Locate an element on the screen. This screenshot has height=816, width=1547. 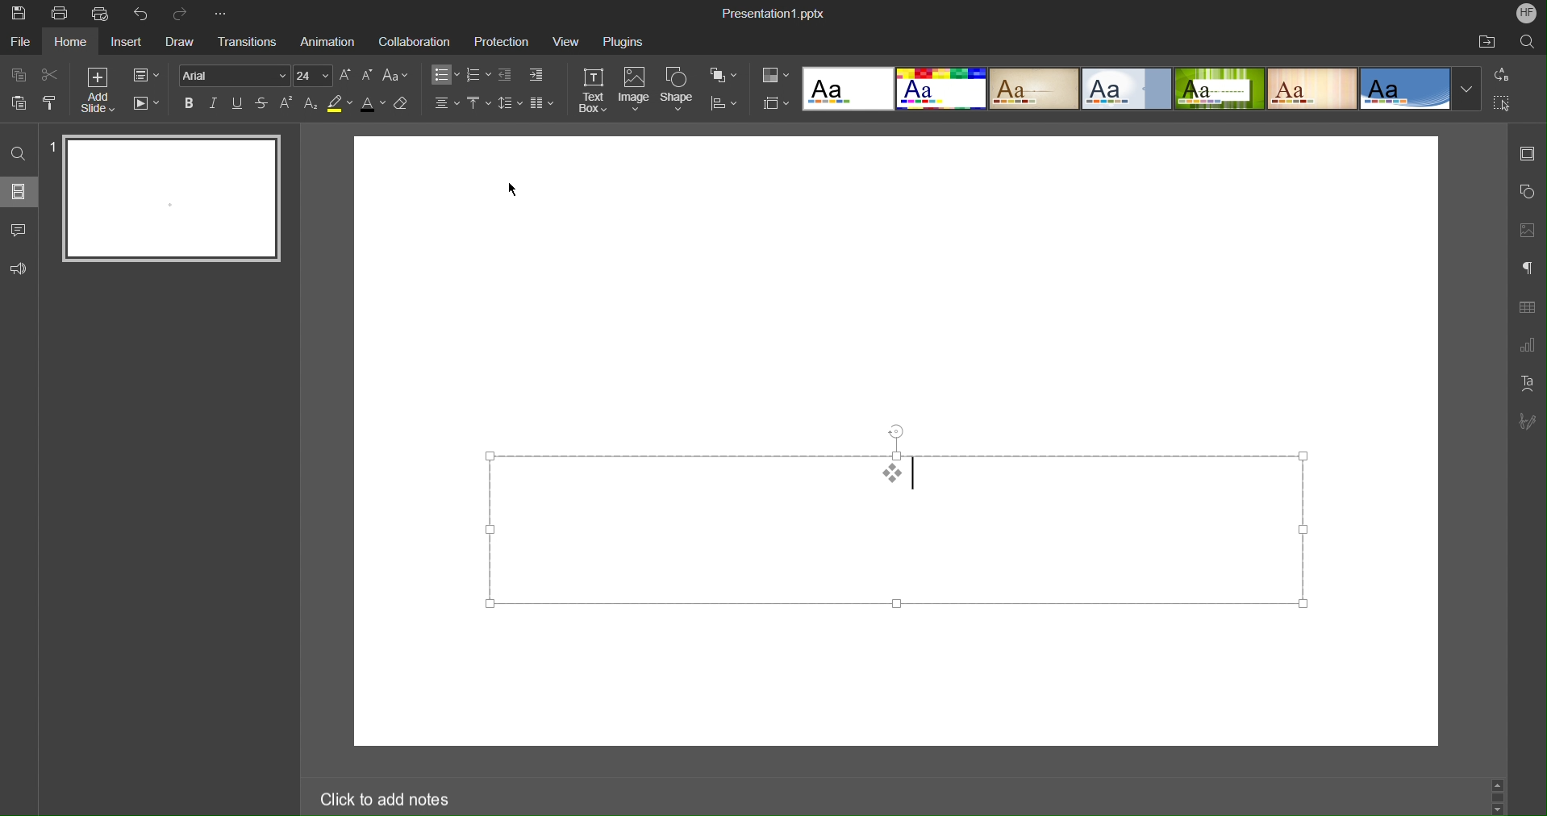
template is located at coordinates (1127, 90).